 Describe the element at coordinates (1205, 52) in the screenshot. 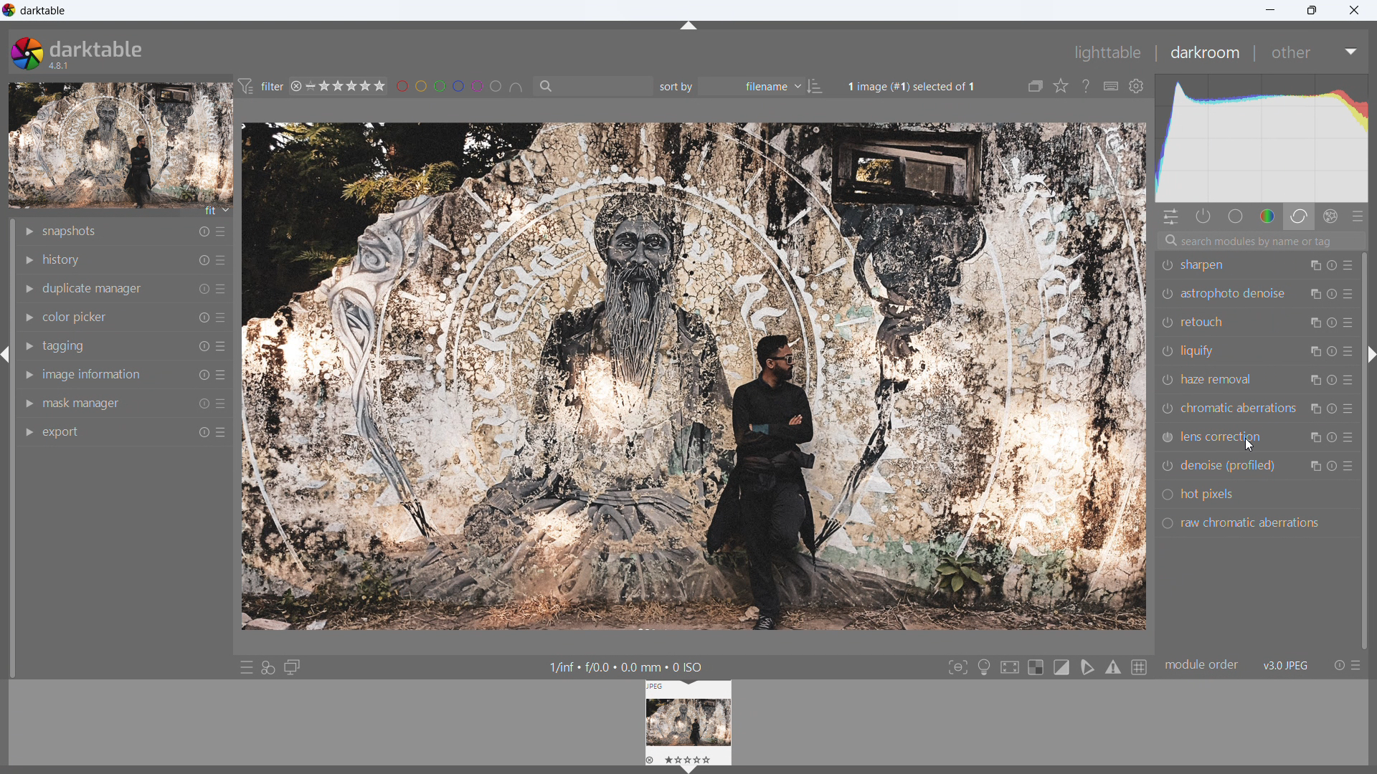

I see `darkroom` at that location.